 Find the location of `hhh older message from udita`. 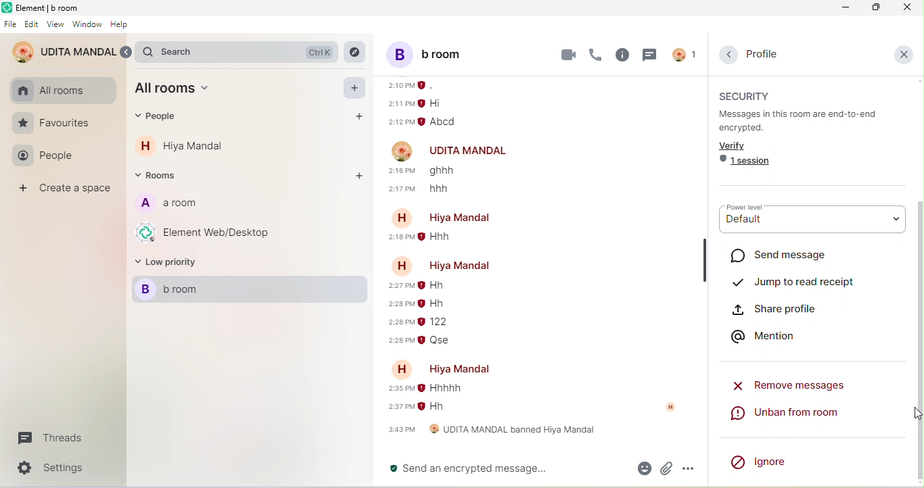

hhh older message from udita is located at coordinates (446, 190).